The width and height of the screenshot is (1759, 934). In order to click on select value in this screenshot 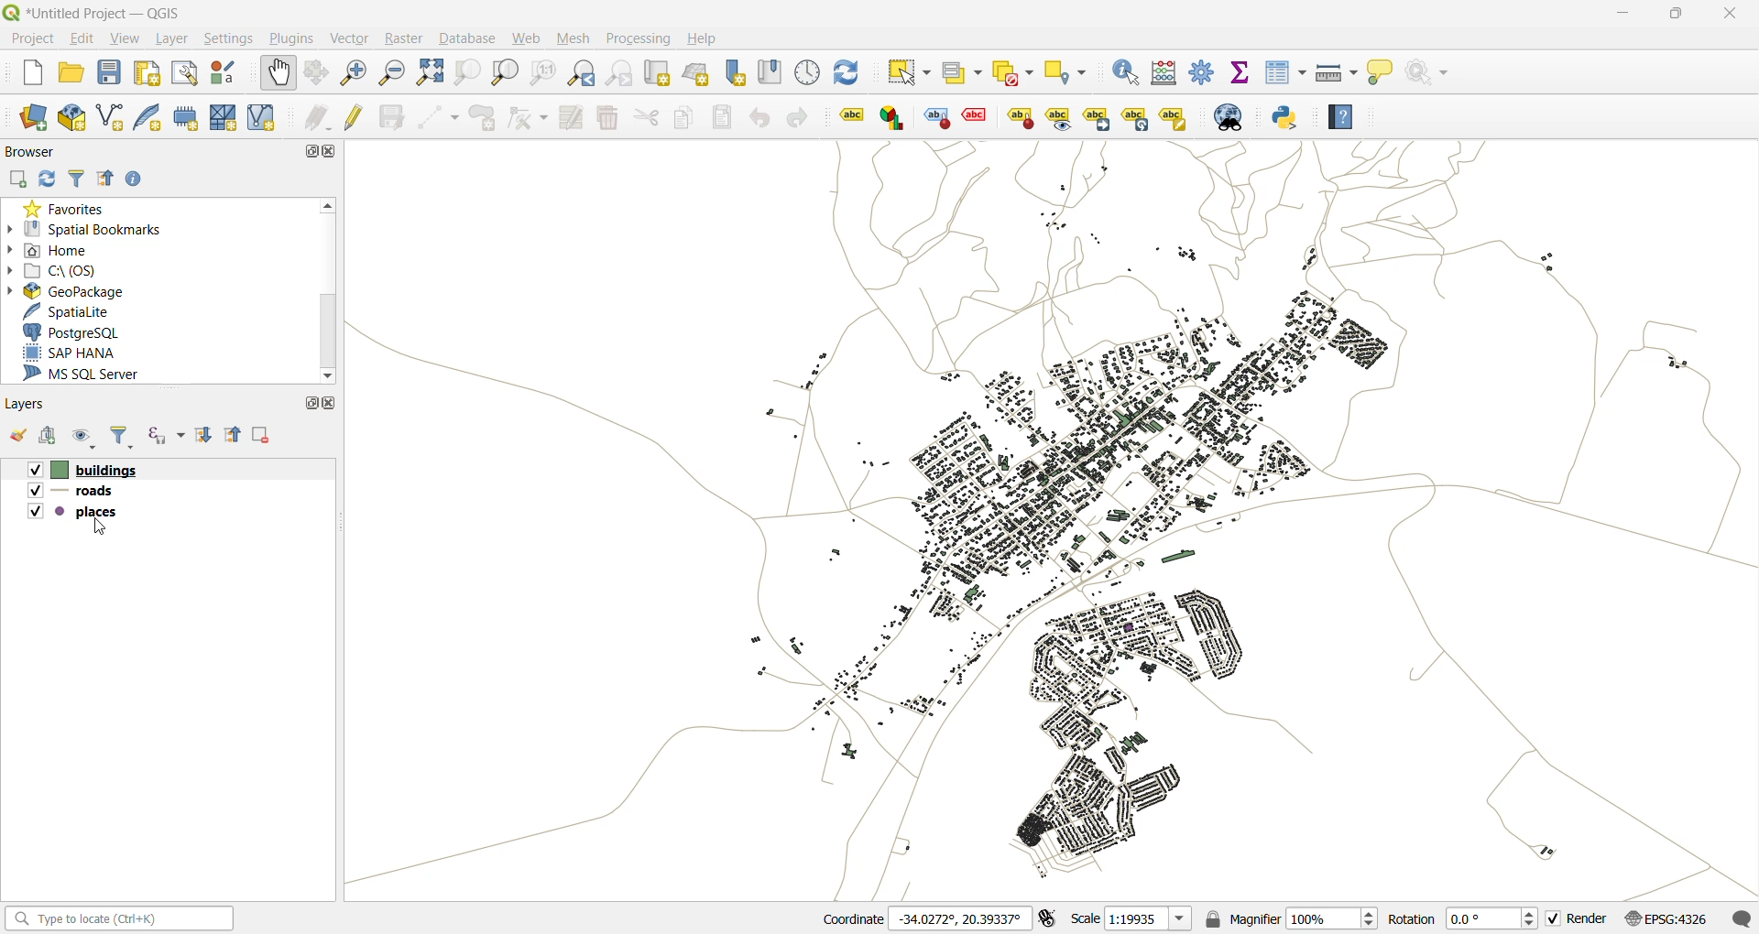, I will do `click(962, 73)`.